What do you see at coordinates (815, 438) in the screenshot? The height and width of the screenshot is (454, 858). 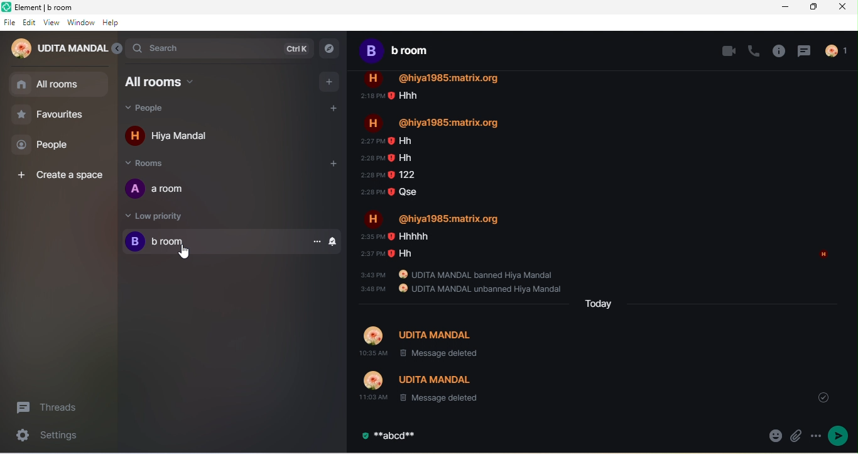 I see `option` at bounding box center [815, 438].